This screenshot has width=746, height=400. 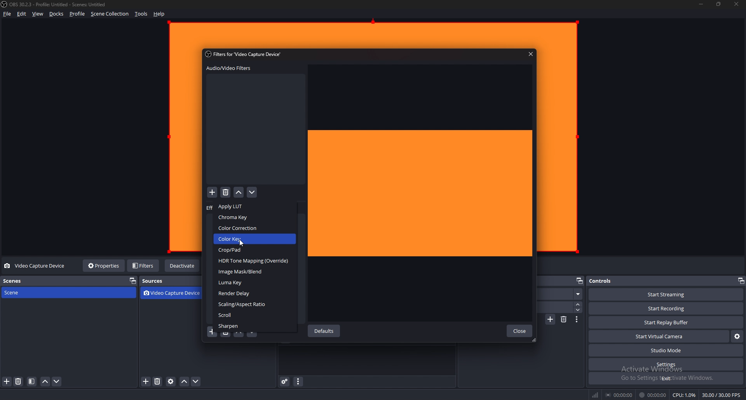 I want to click on file, so click(x=7, y=14).